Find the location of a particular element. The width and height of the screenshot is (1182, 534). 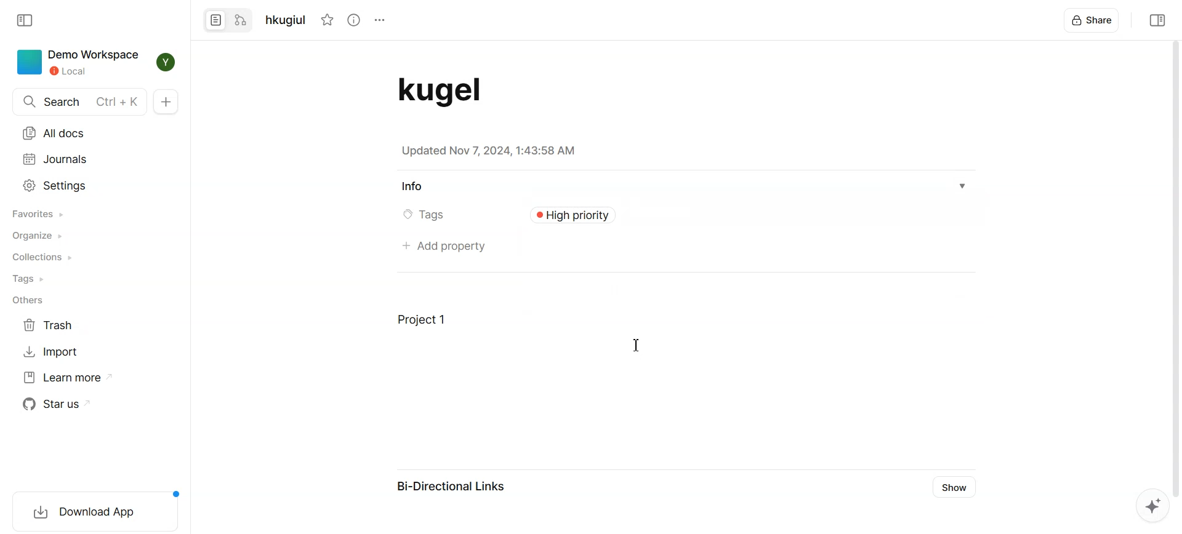

Trash is located at coordinates (52, 325).